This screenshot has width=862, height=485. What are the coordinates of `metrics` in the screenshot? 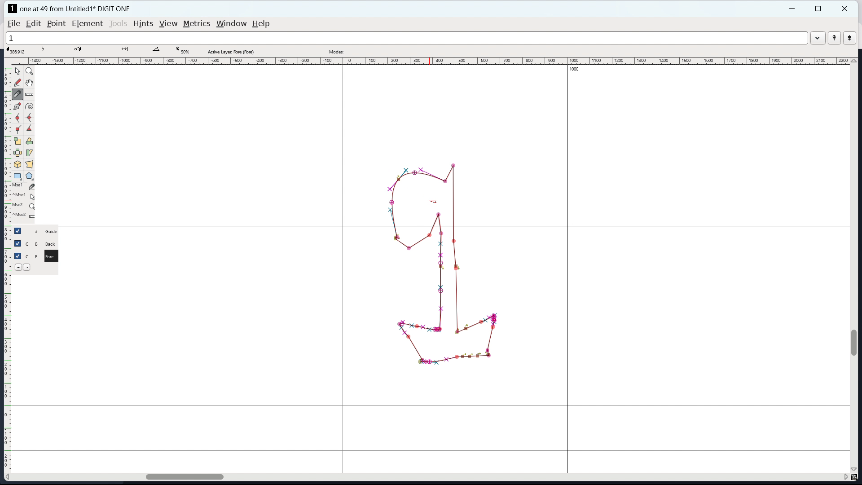 It's located at (197, 24).